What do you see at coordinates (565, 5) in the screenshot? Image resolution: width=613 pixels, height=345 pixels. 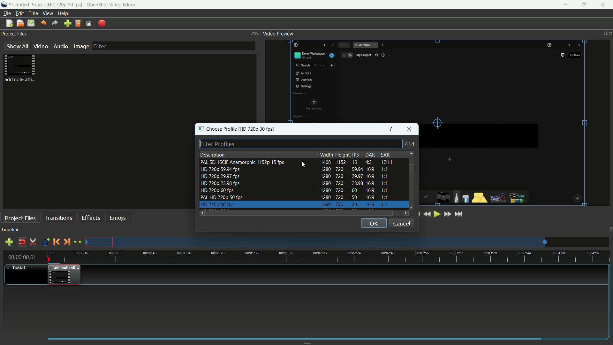 I see `minimize` at bounding box center [565, 5].